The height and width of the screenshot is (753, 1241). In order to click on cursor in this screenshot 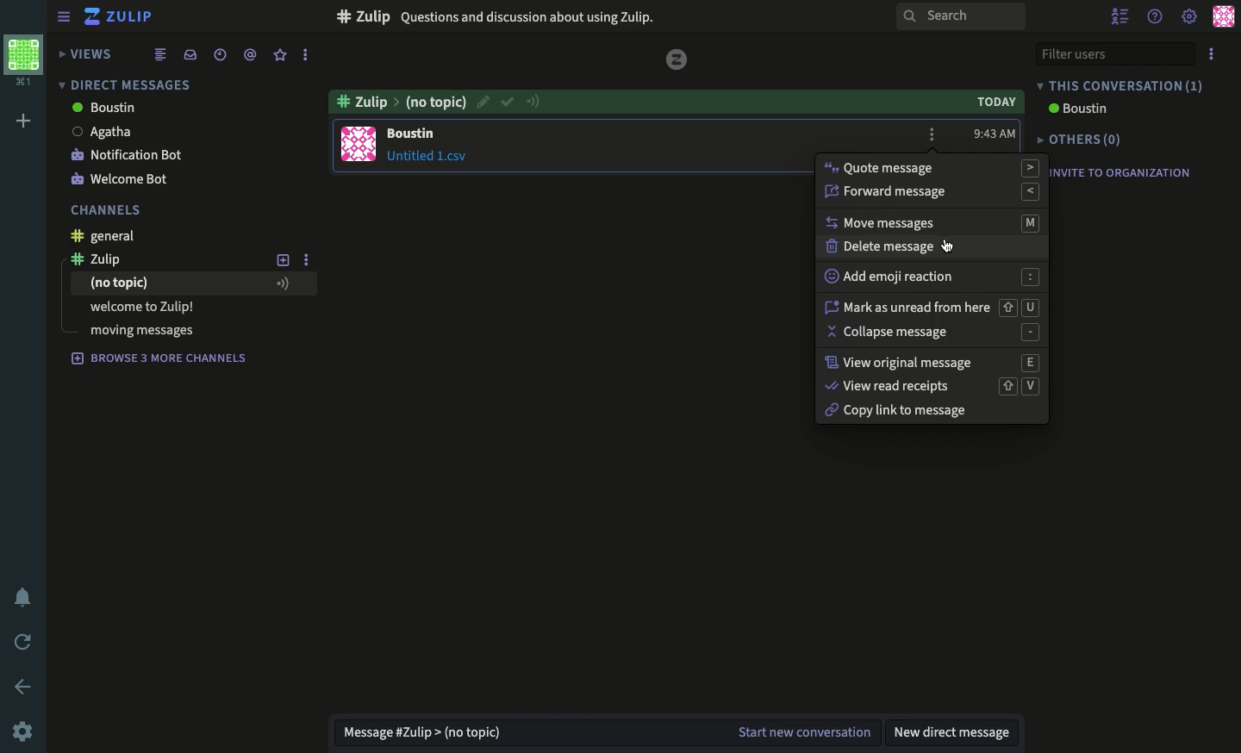, I will do `click(950, 249)`.